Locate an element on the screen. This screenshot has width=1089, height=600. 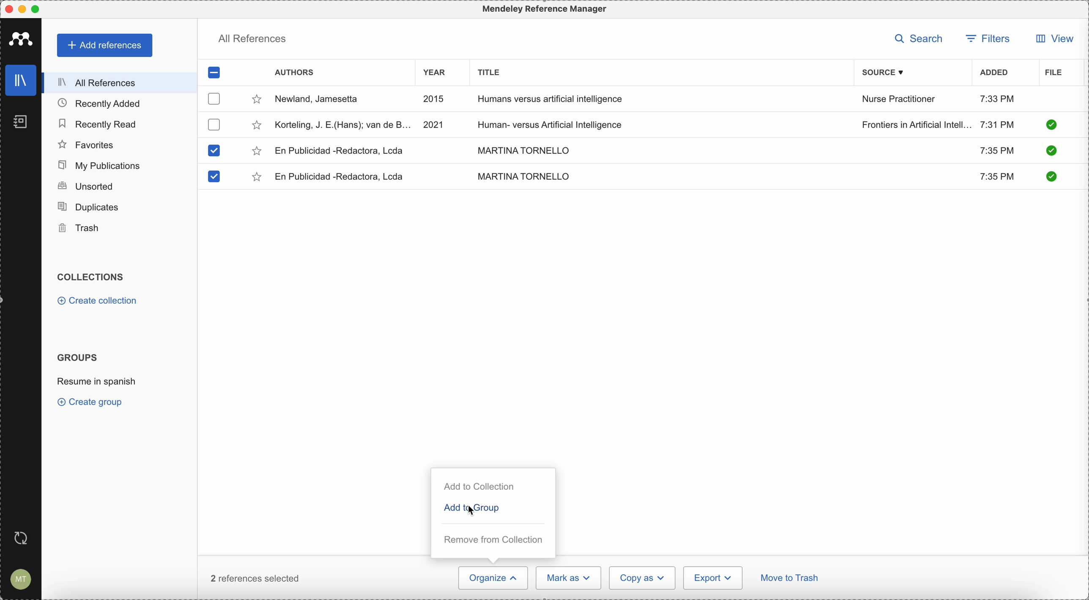
my publications is located at coordinates (100, 166).